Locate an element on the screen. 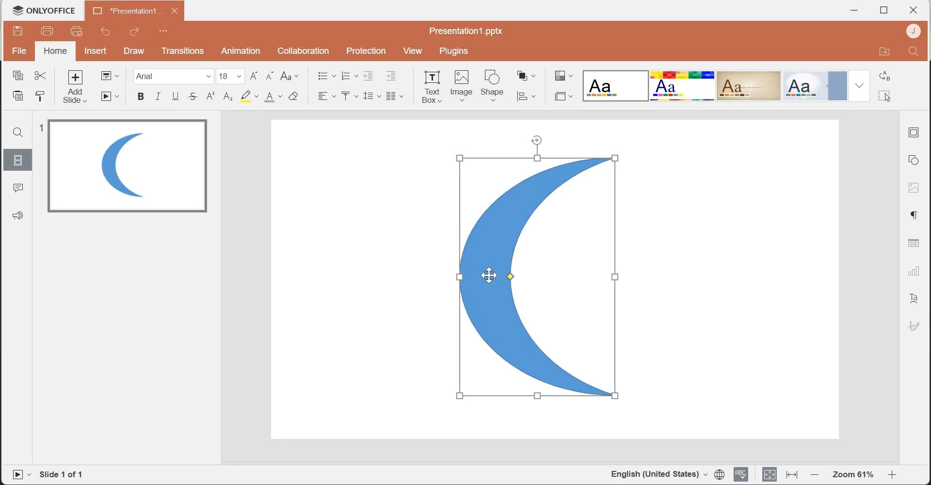 The width and height of the screenshot is (931, 485). Zoom out is located at coordinates (814, 475).